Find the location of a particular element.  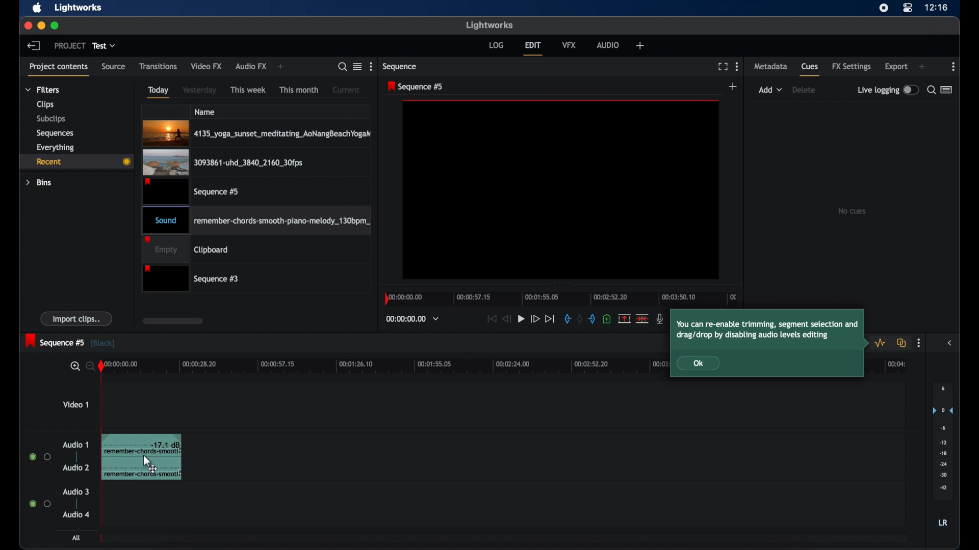

jump to end is located at coordinates (551, 319).